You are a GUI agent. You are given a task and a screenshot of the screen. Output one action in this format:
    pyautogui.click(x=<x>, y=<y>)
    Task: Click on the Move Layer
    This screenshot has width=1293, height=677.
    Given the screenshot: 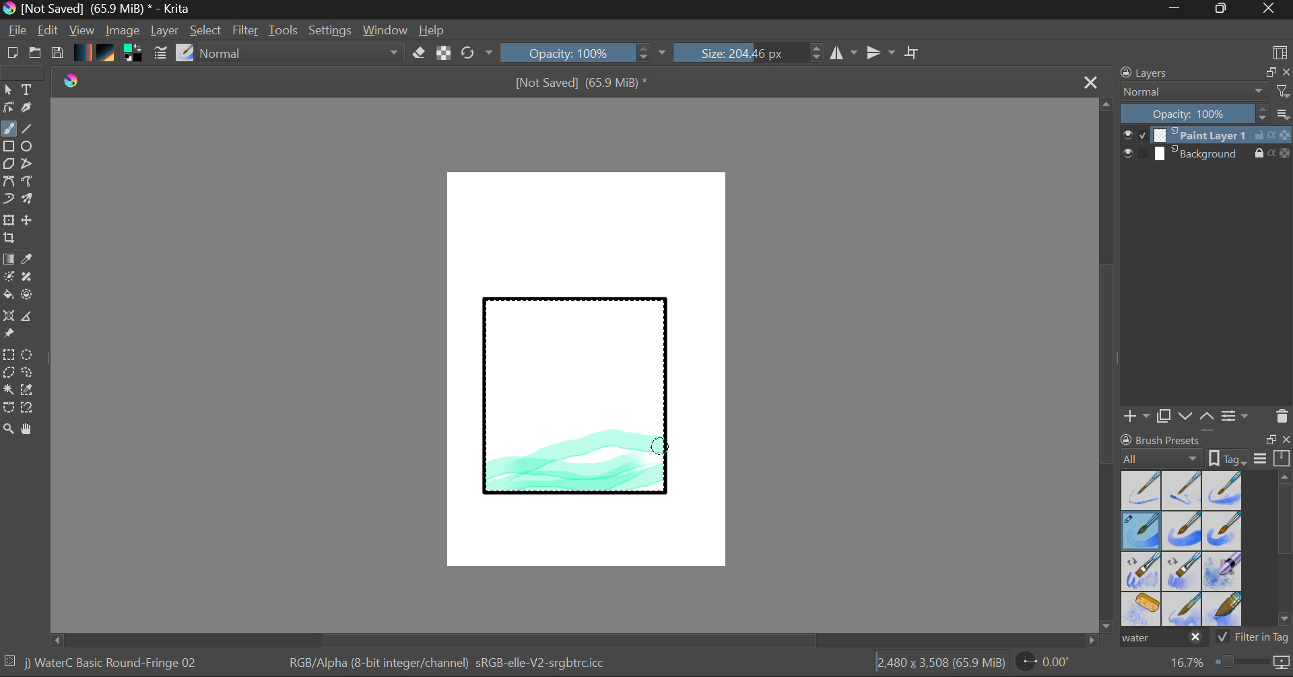 What is the action you would take?
    pyautogui.click(x=28, y=220)
    